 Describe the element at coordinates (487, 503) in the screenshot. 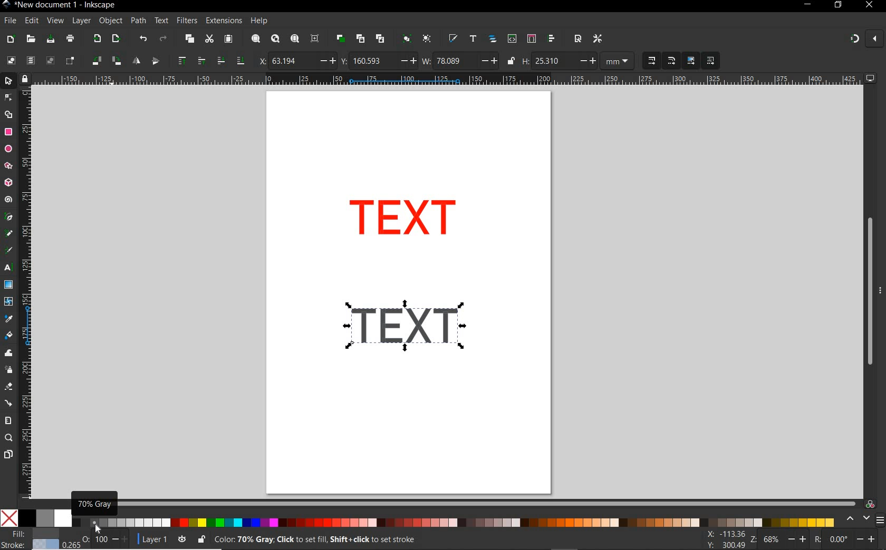

I see `scrollbar` at that location.